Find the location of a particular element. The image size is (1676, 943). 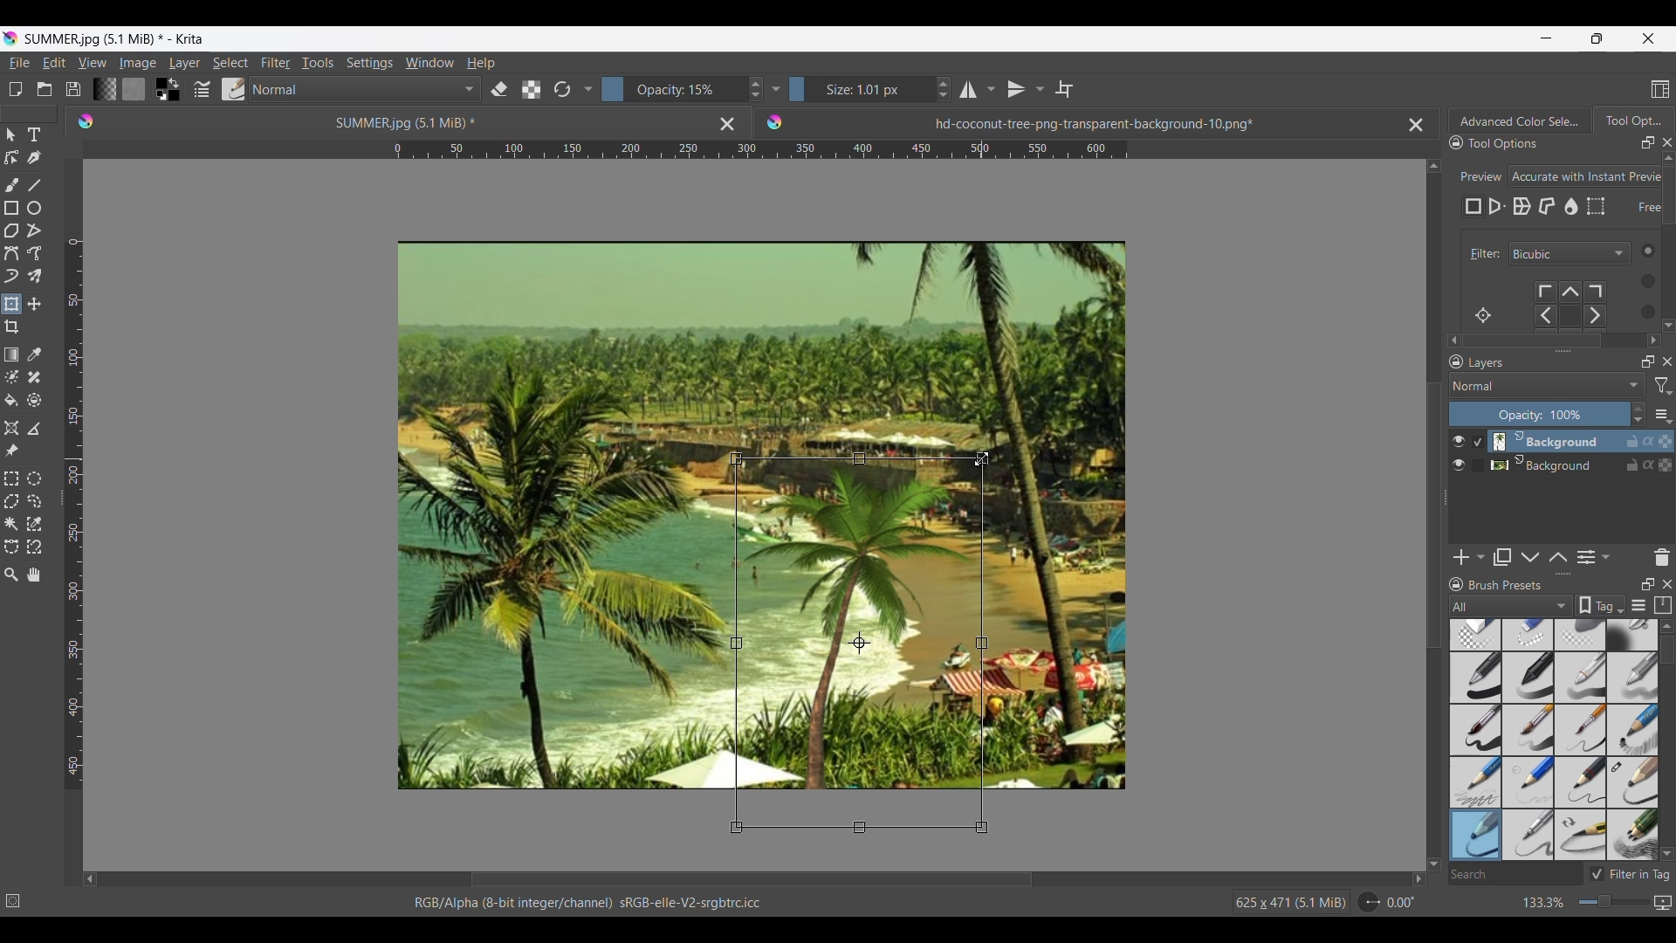

Controls is located at coordinates (1578, 306).